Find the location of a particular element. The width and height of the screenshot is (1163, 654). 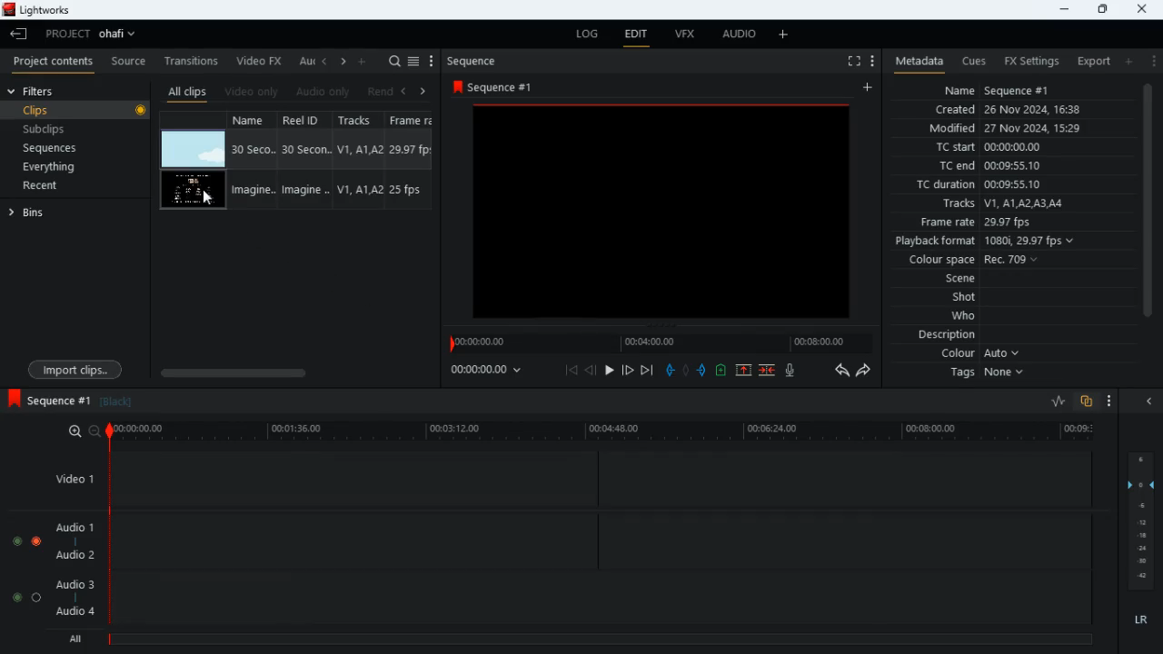

tracks is located at coordinates (1001, 204).